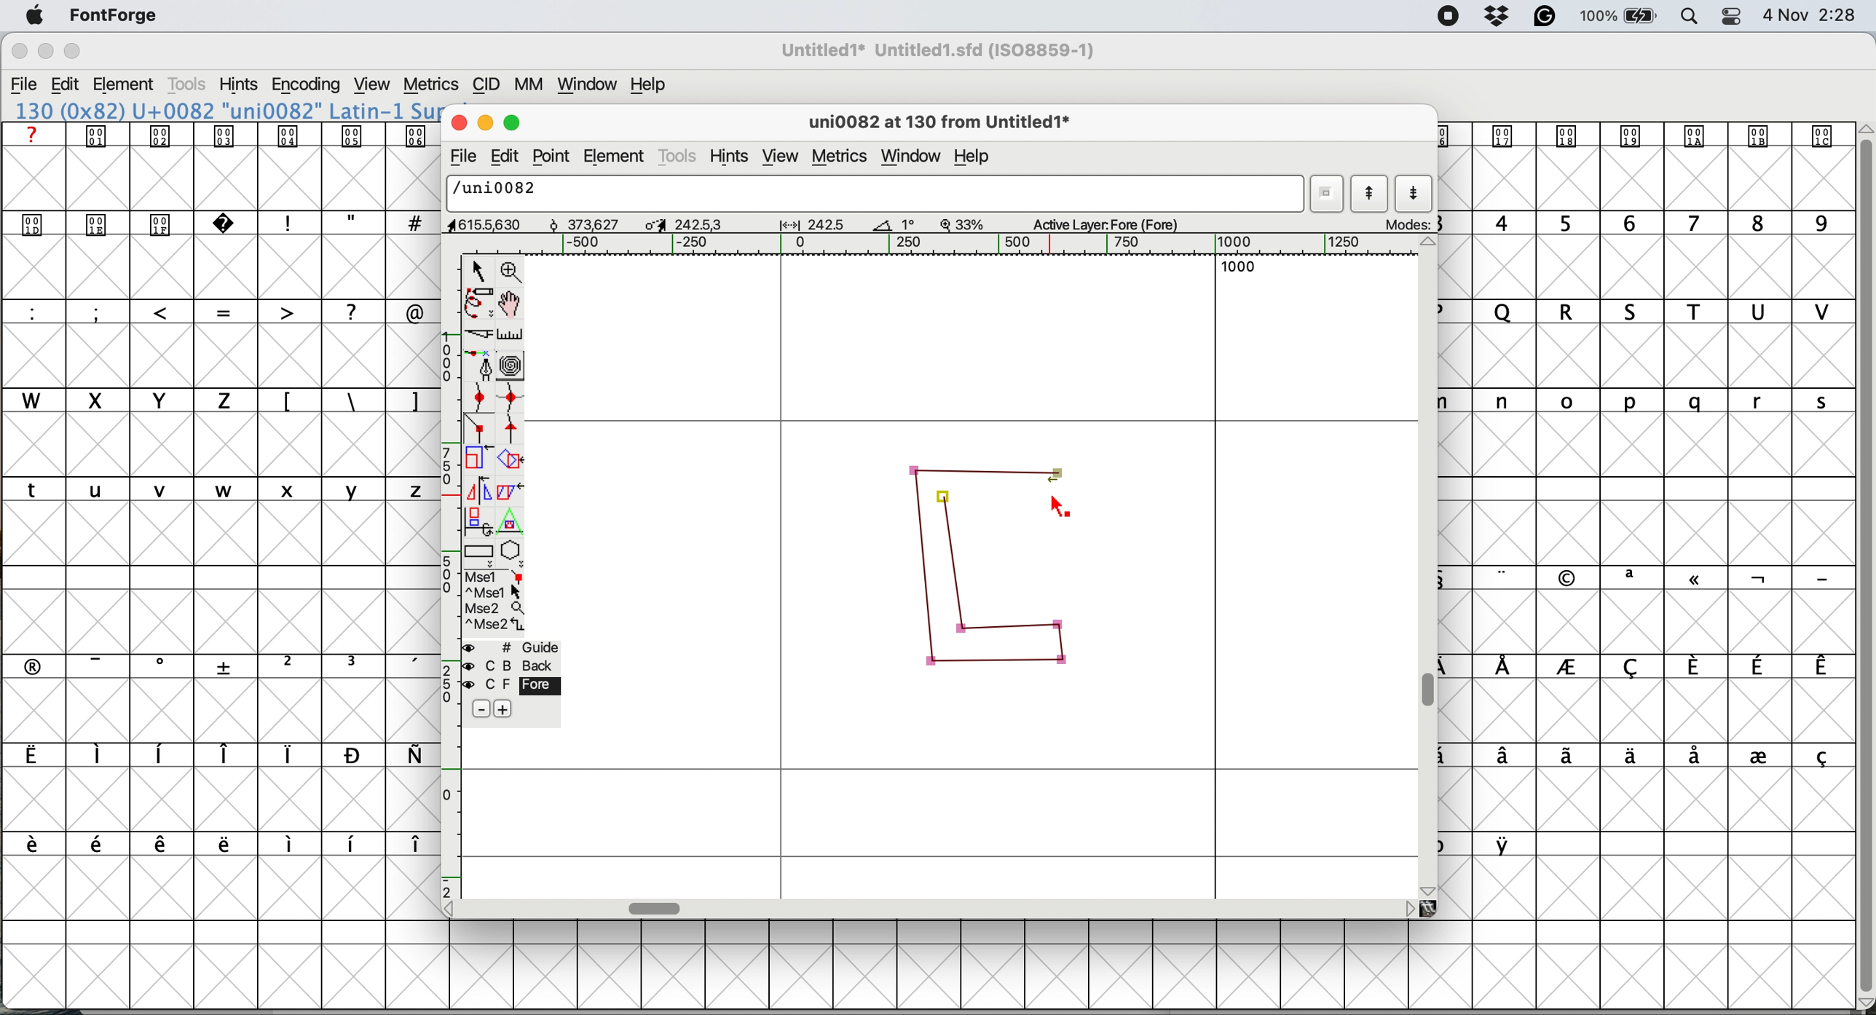  I want to click on rotate the selection, so click(511, 462).